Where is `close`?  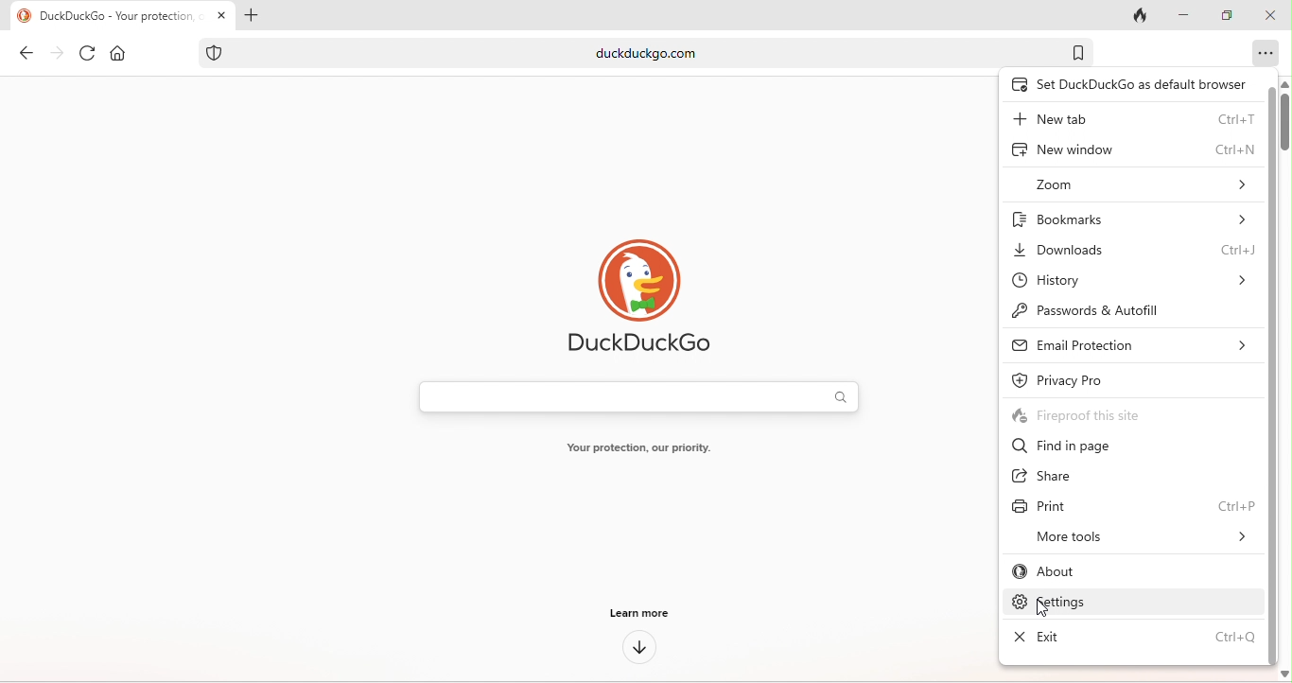 close is located at coordinates (1269, 14).